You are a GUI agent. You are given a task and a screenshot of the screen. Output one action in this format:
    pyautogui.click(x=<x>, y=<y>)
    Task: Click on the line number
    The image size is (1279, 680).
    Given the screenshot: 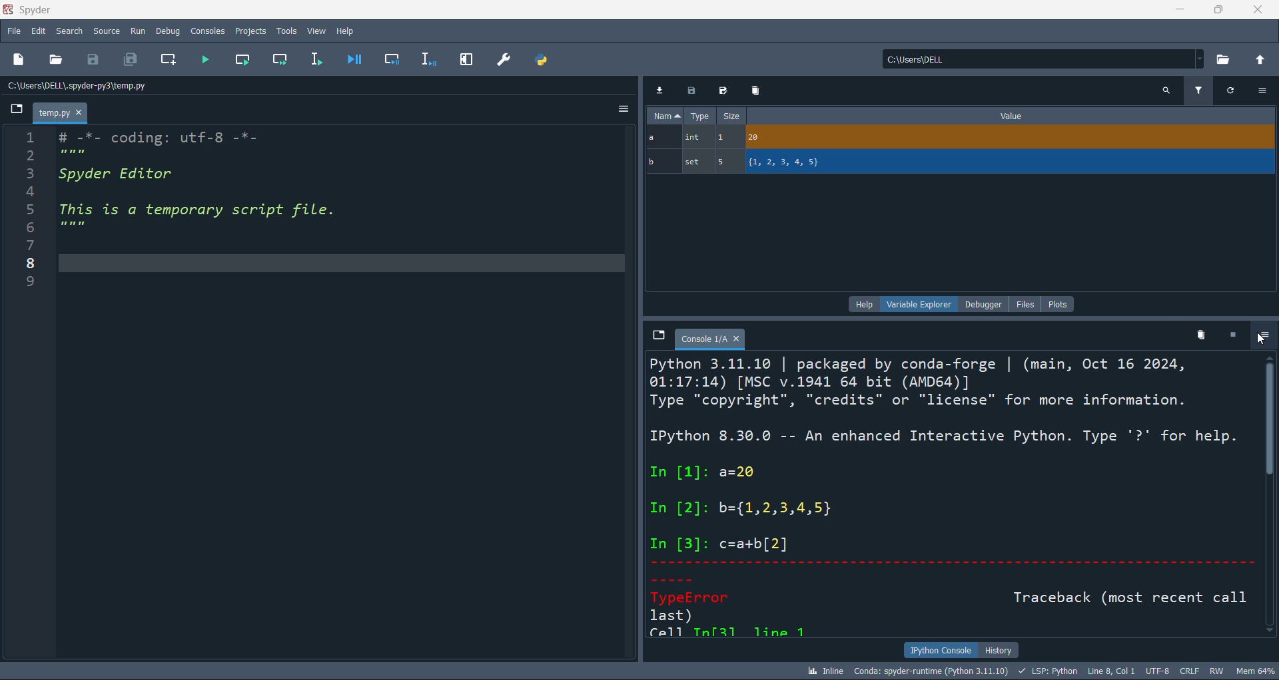 What is the action you would take?
    pyautogui.click(x=24, y=397)
    